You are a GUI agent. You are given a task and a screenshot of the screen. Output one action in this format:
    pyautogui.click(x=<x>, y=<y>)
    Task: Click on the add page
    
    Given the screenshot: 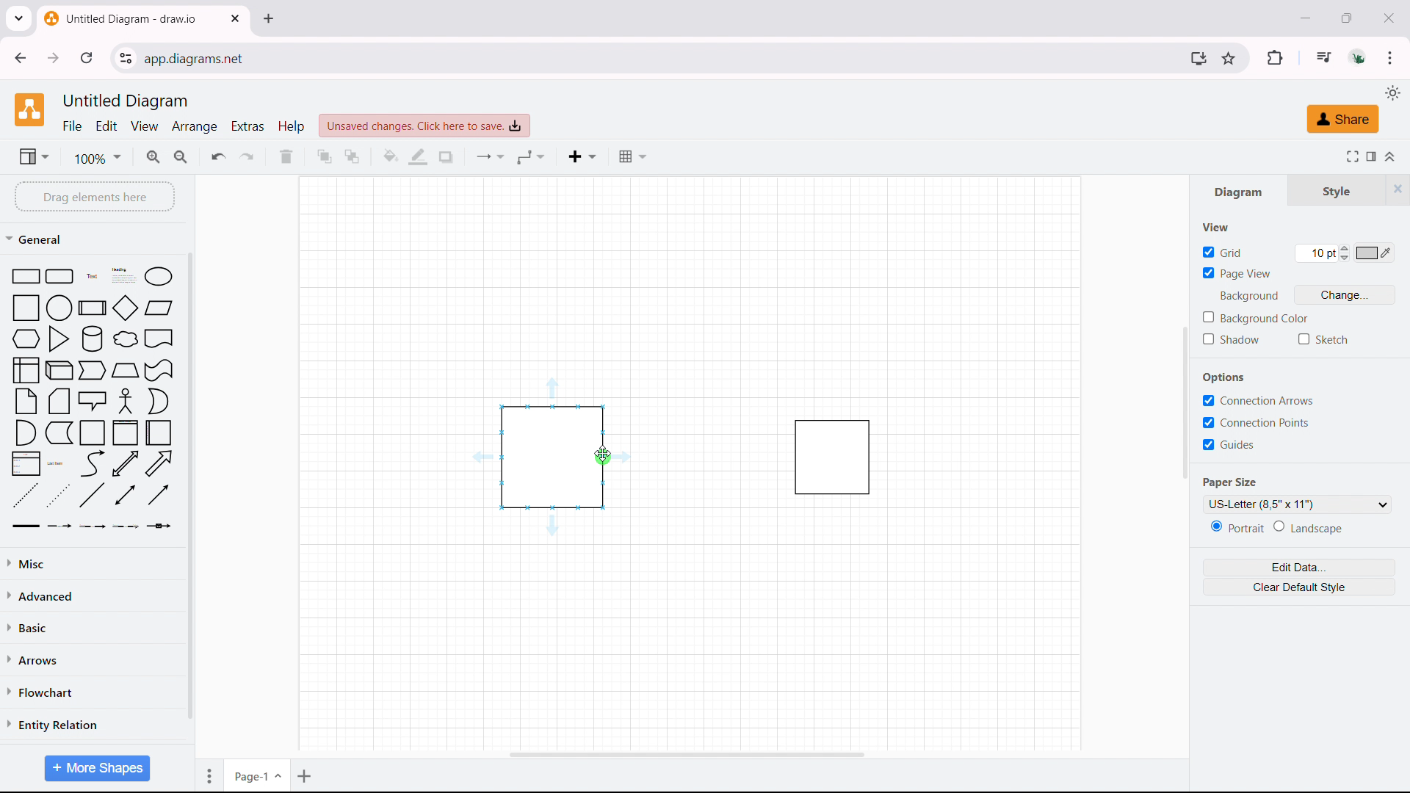 What is the action you would take?
    pyautogui.click(x=306, y=775)
    